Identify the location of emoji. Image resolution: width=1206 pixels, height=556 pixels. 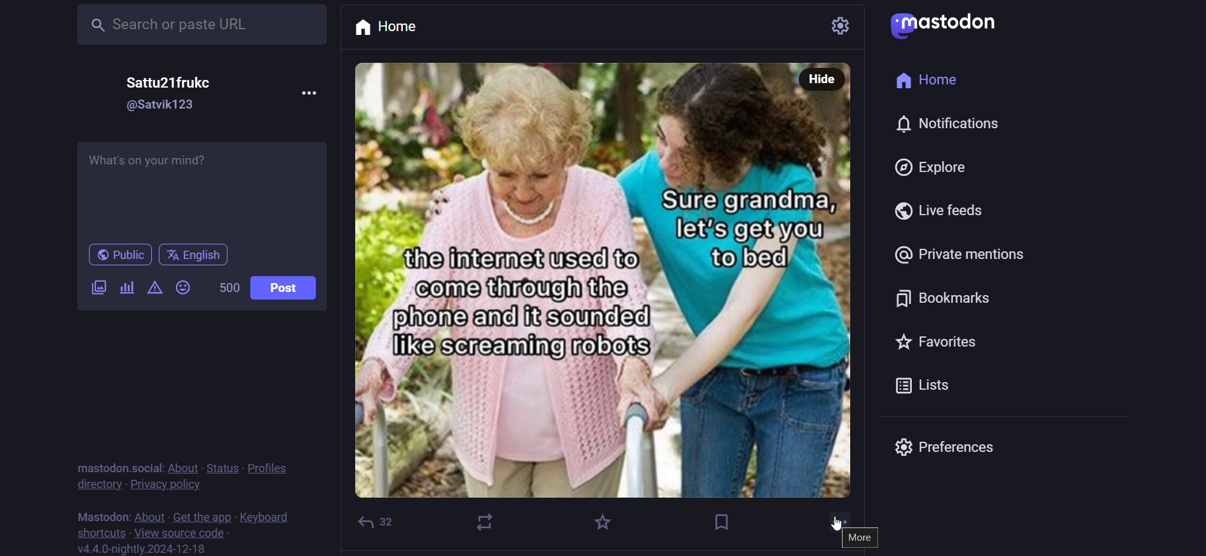
(185, 289).